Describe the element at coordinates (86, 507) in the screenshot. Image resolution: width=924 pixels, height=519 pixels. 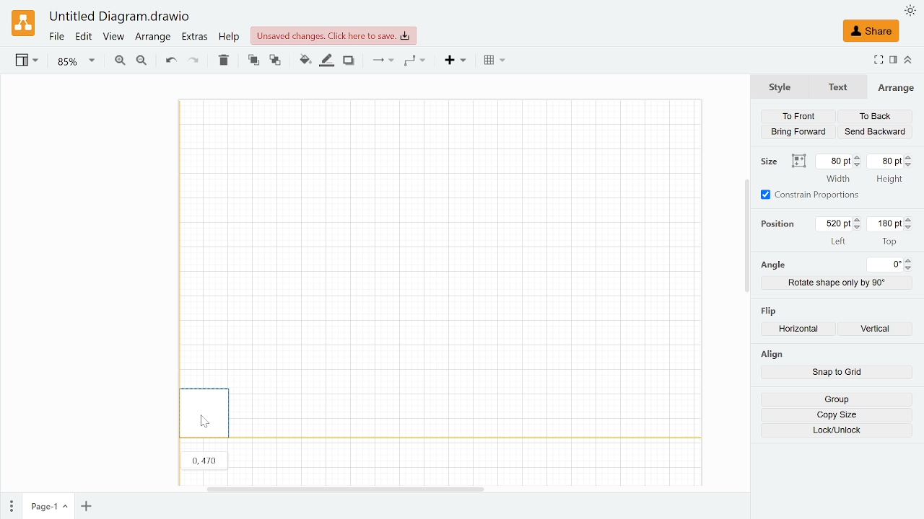
I see `Add page` at that location.